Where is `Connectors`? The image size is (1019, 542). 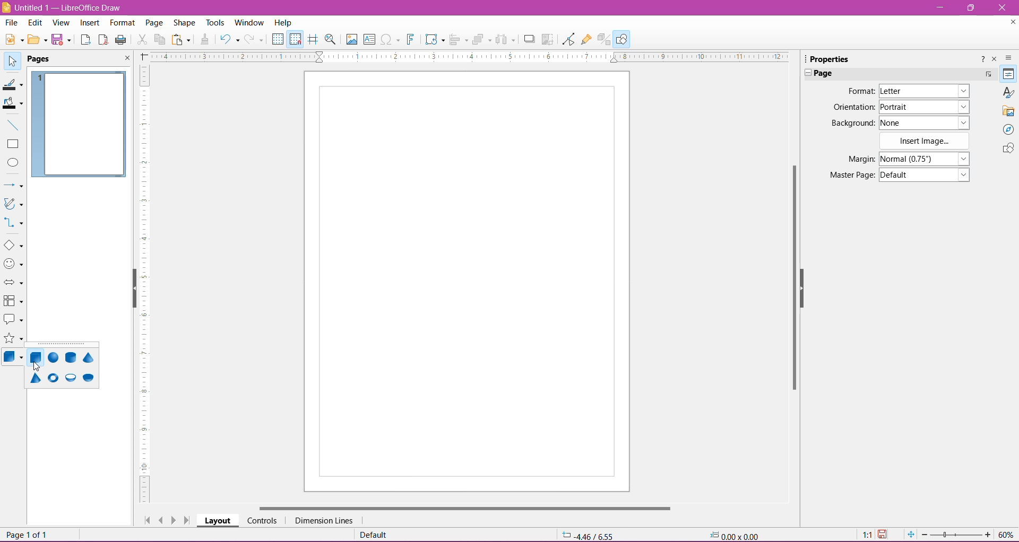
Connectors is located at coordinates (14, 223).